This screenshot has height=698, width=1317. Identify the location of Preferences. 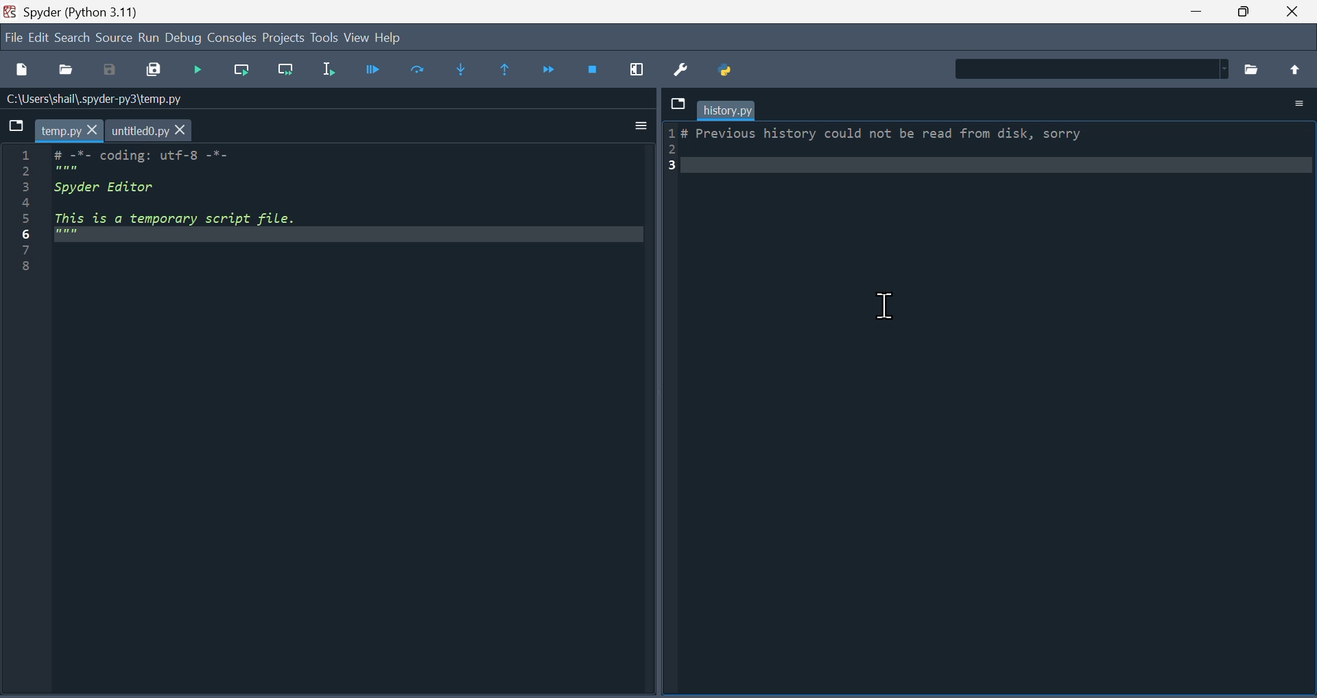
(688, 69).